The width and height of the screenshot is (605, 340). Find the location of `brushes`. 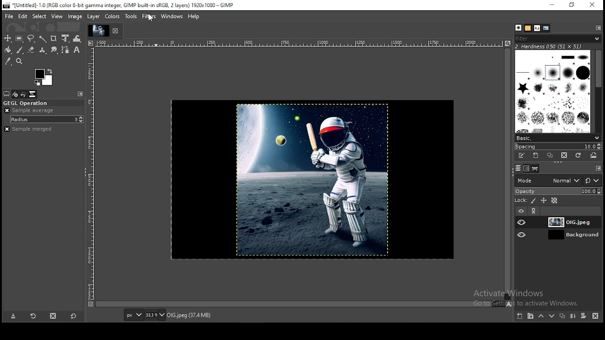

brushes is located at coordinates (519, 27).